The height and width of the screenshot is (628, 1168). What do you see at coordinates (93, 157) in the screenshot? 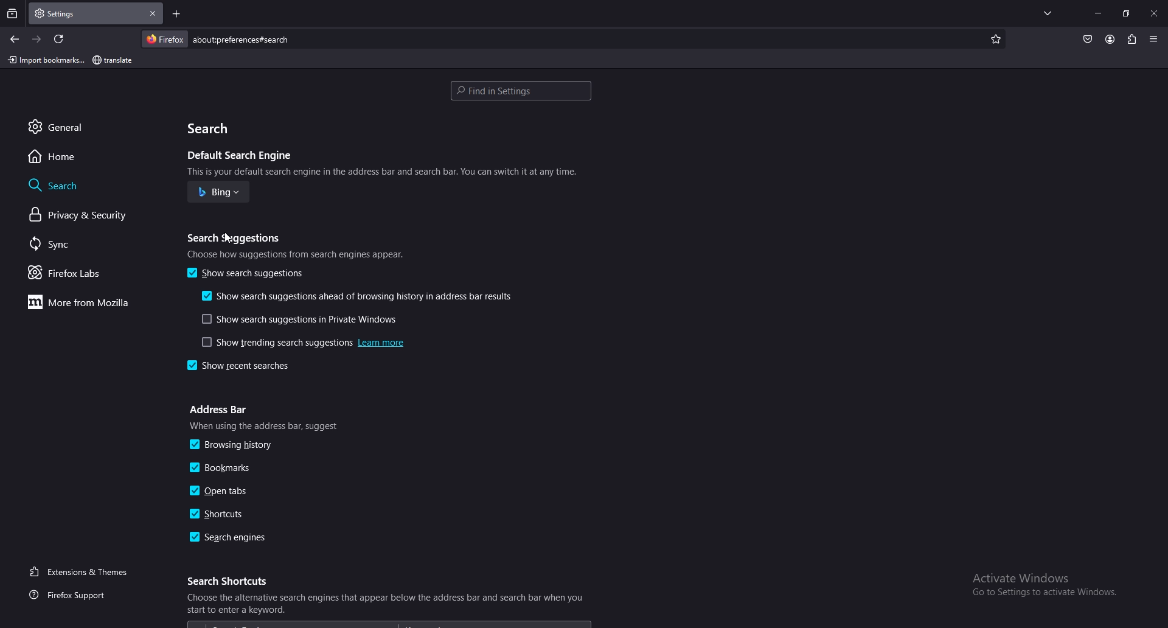
I see `home` at bounding box center [93, 157].